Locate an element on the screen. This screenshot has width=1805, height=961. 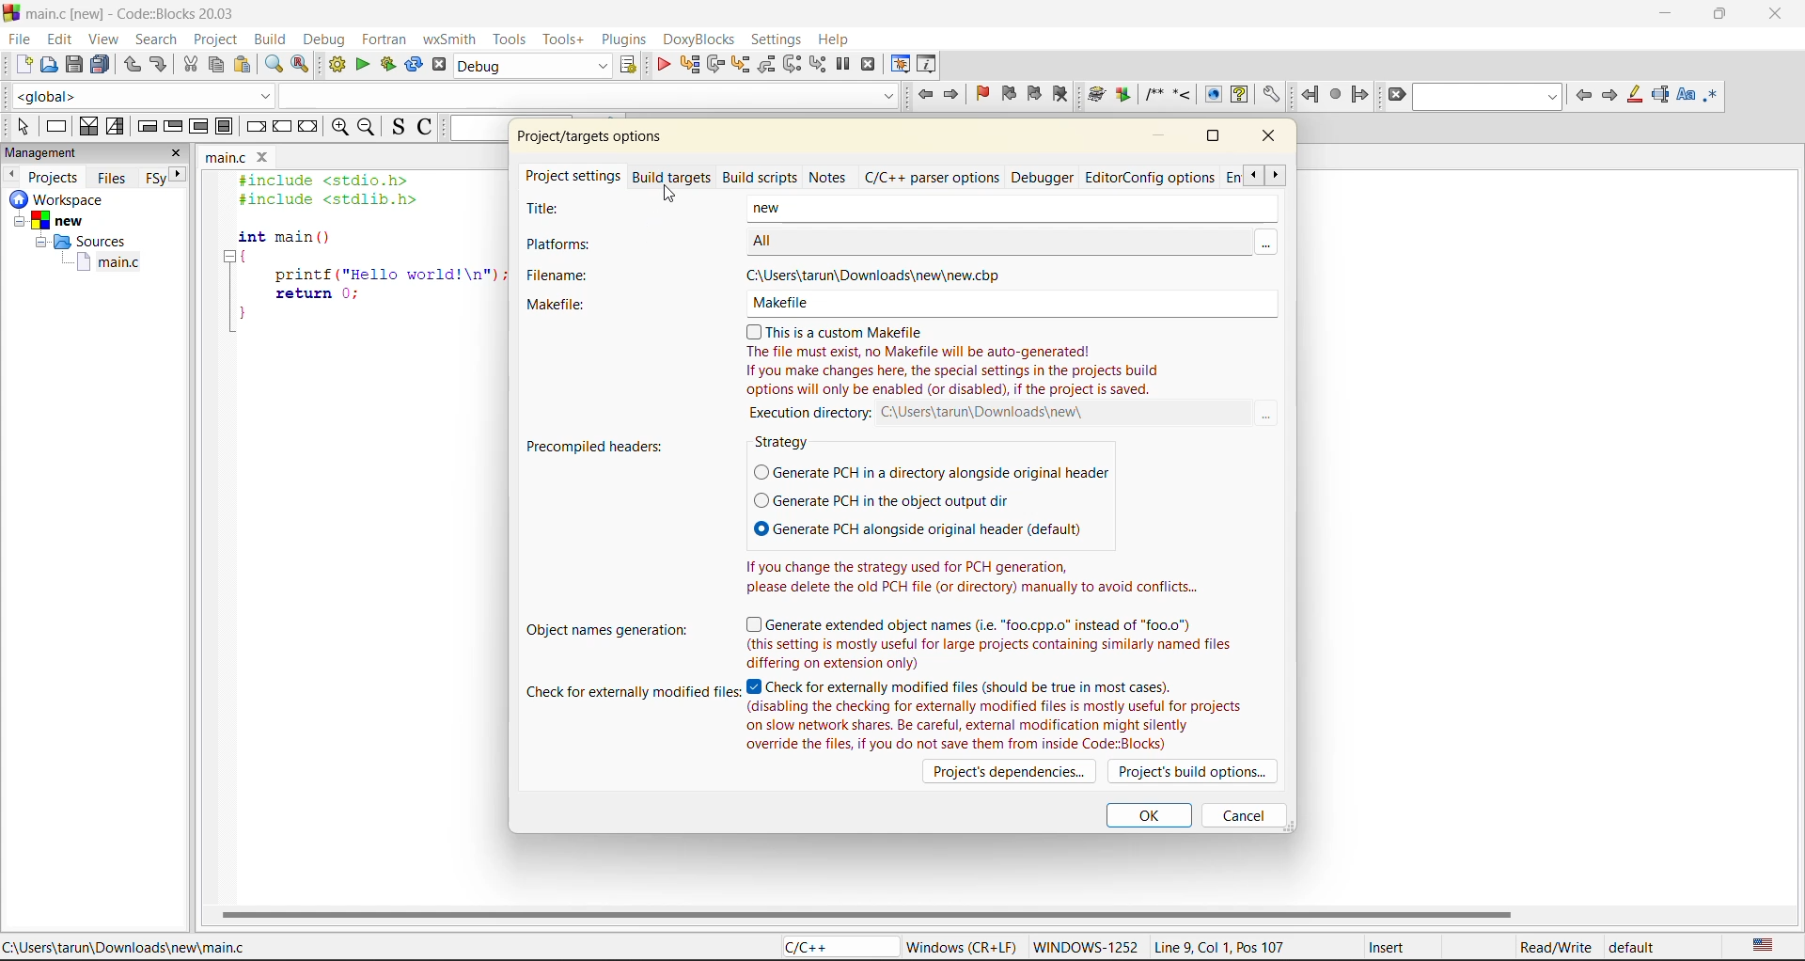
last jump is located at coordinates (1334, 95).